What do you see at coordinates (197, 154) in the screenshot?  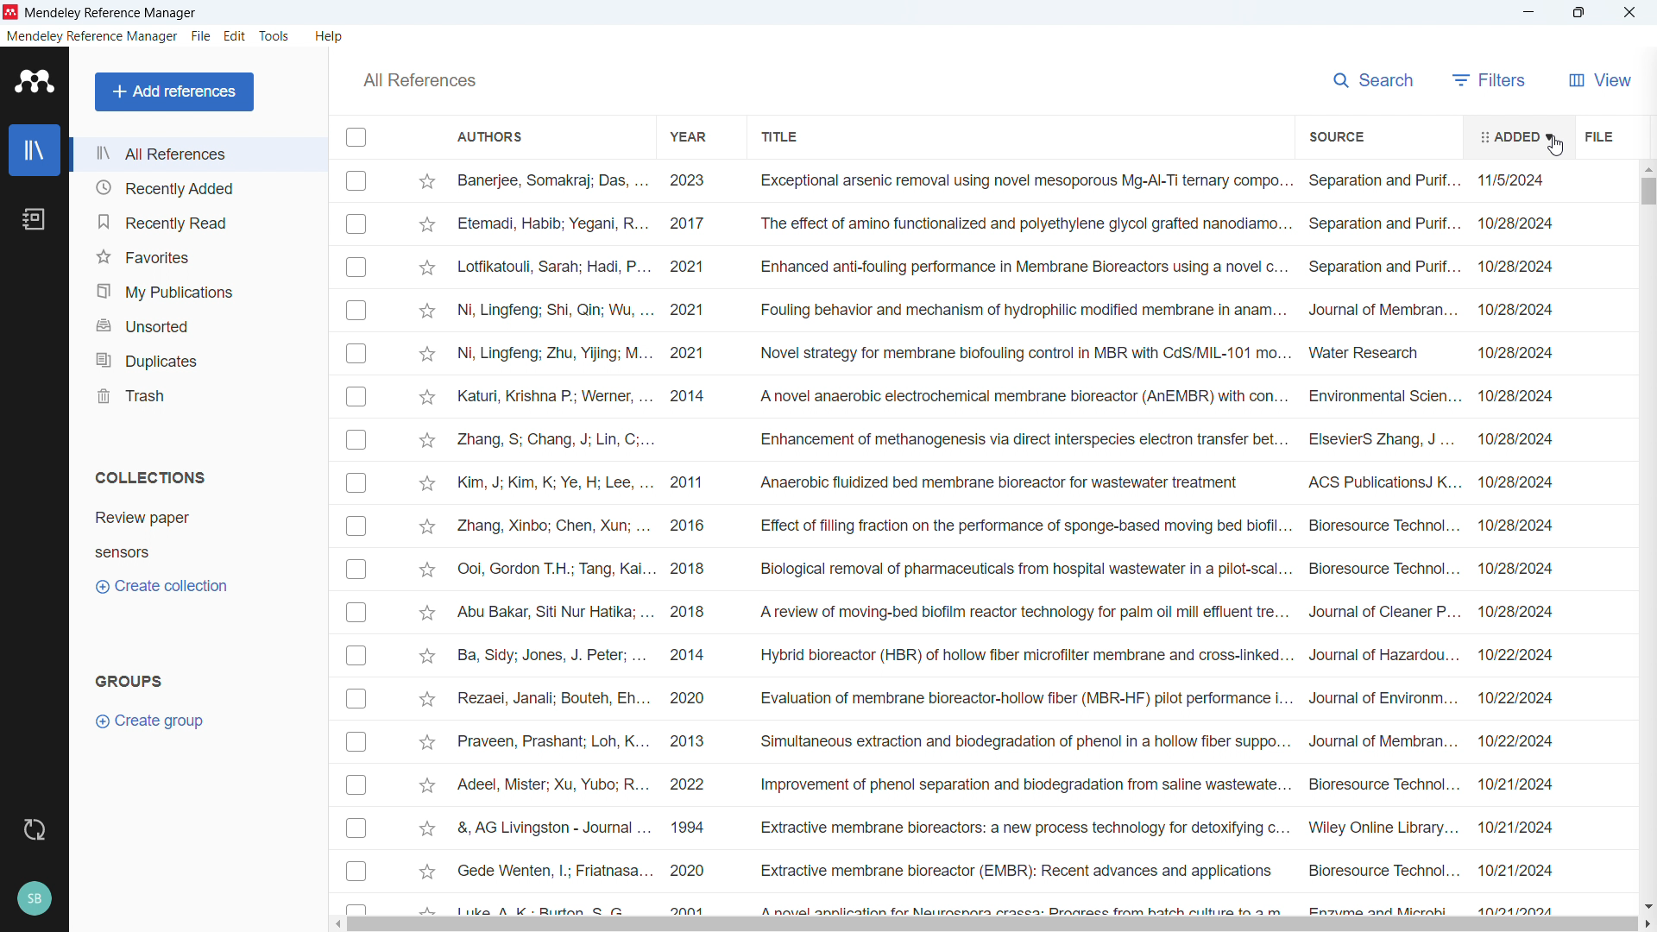 I see `All references ` at bounding box center [197, 154].